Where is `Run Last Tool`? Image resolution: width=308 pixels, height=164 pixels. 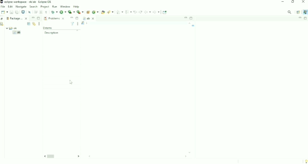 Run Last Tool is located at coordinates (80, 12).